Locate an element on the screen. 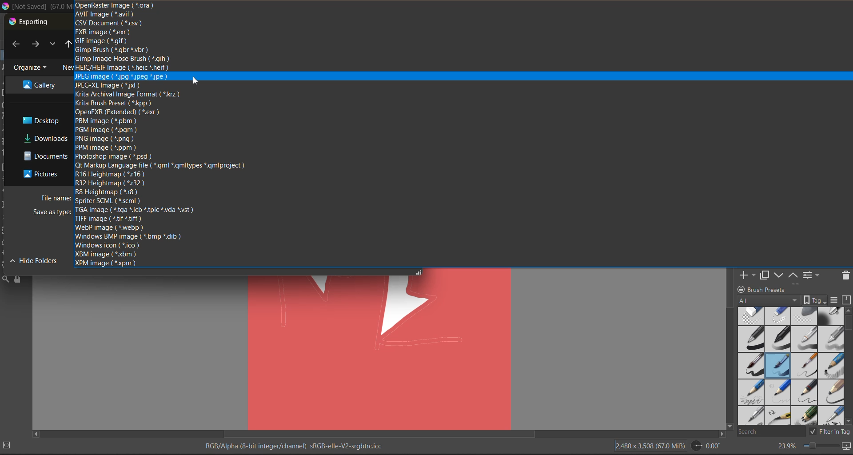 The image size is (853, 455). photoshop image is located at coordinates (125, 157).